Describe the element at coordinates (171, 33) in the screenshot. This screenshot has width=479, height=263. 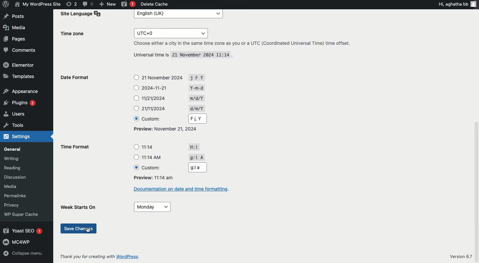
I see `uTC+0` at that location.